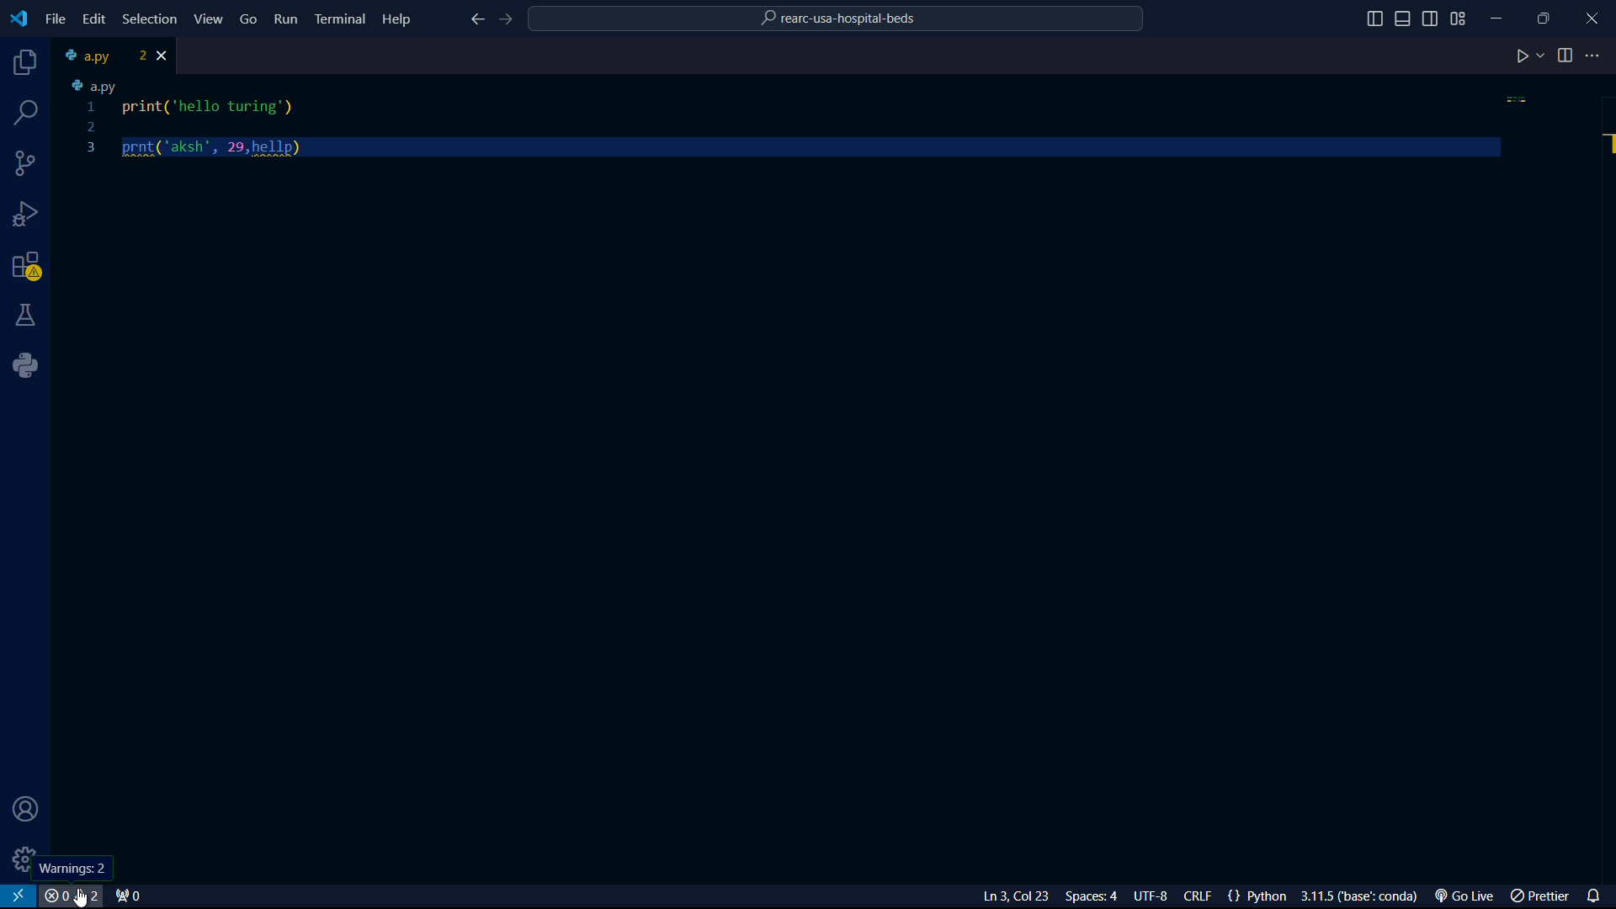 The image size is (1616, 909). What do you see at coordinates (210, 19) in the screenshot?
I see `View` at bounding box center [210, 19].